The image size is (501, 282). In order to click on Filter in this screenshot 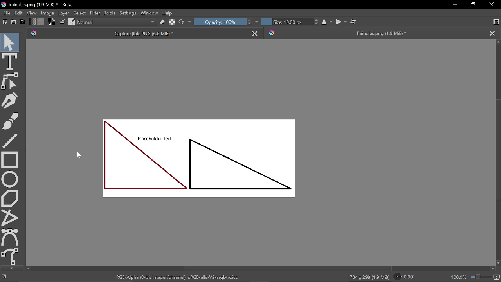, I will do `click(95, 13)`.